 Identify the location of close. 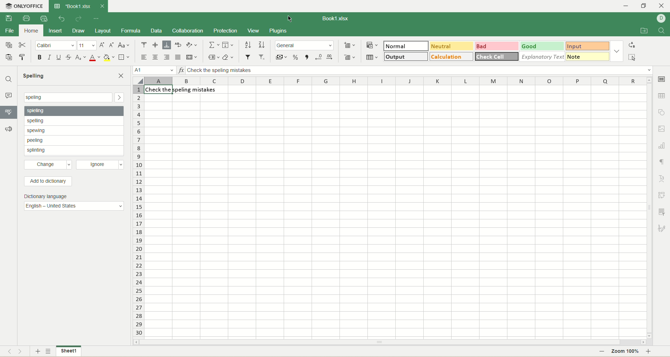
(102, 6).